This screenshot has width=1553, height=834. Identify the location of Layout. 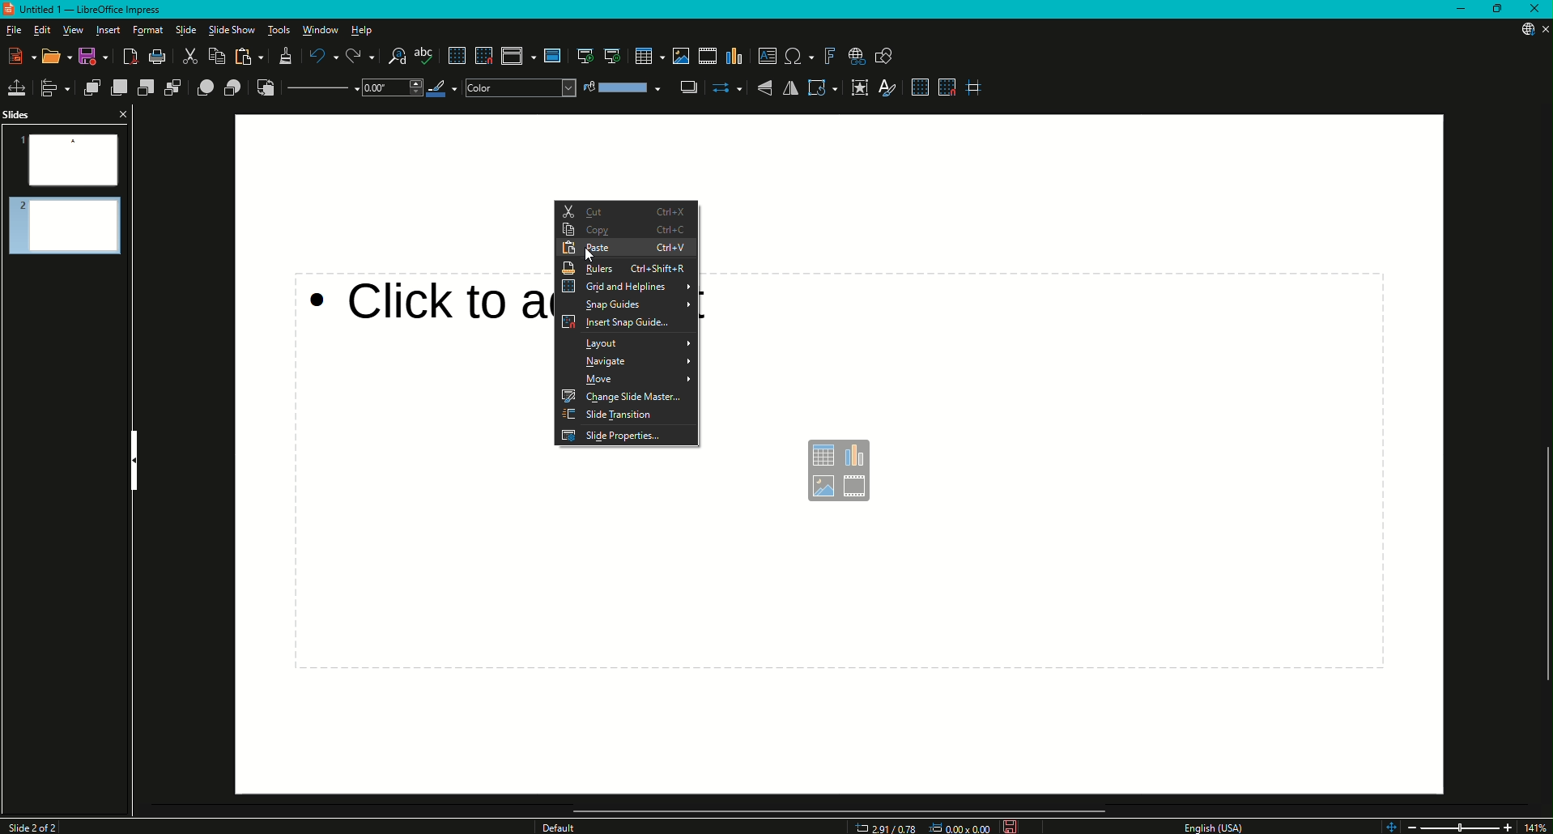
(628, 343).